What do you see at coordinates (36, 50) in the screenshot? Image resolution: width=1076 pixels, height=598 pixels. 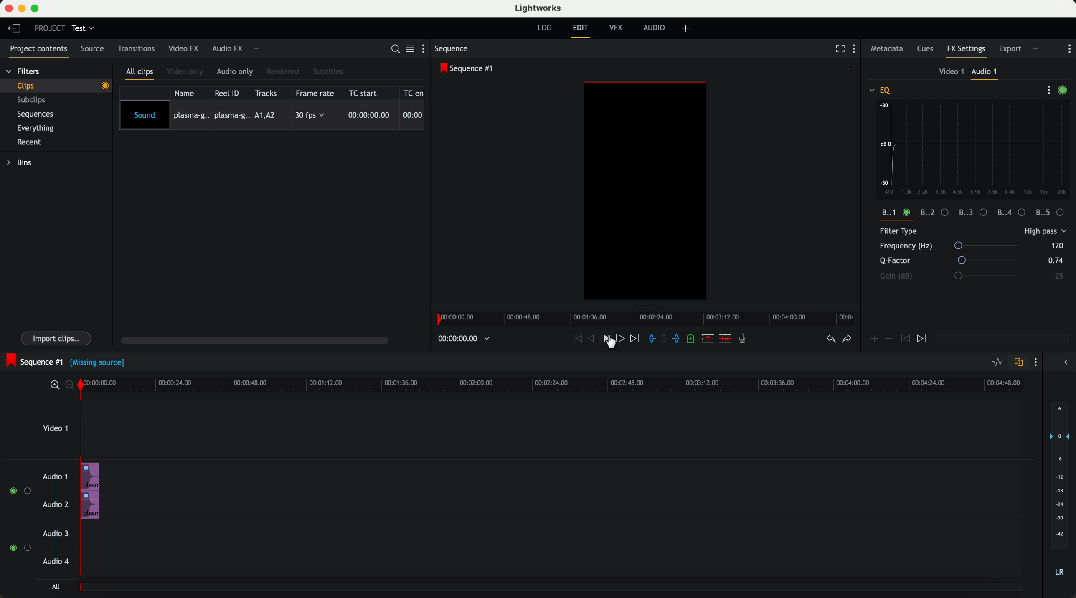 I see `project contents` at bounding box center [36, 50].